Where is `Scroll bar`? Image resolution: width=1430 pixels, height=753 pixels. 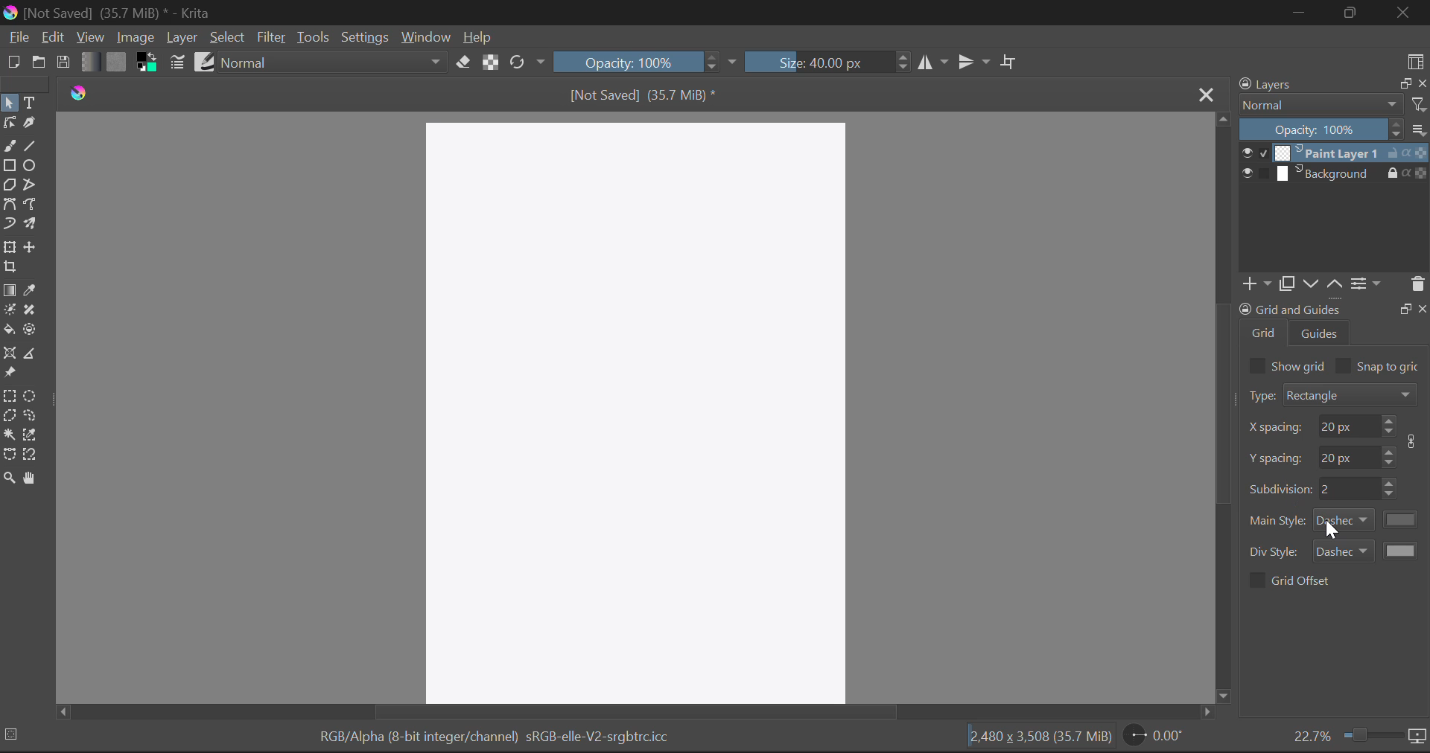 Scroll bar is located at coordinates (1224, 408).